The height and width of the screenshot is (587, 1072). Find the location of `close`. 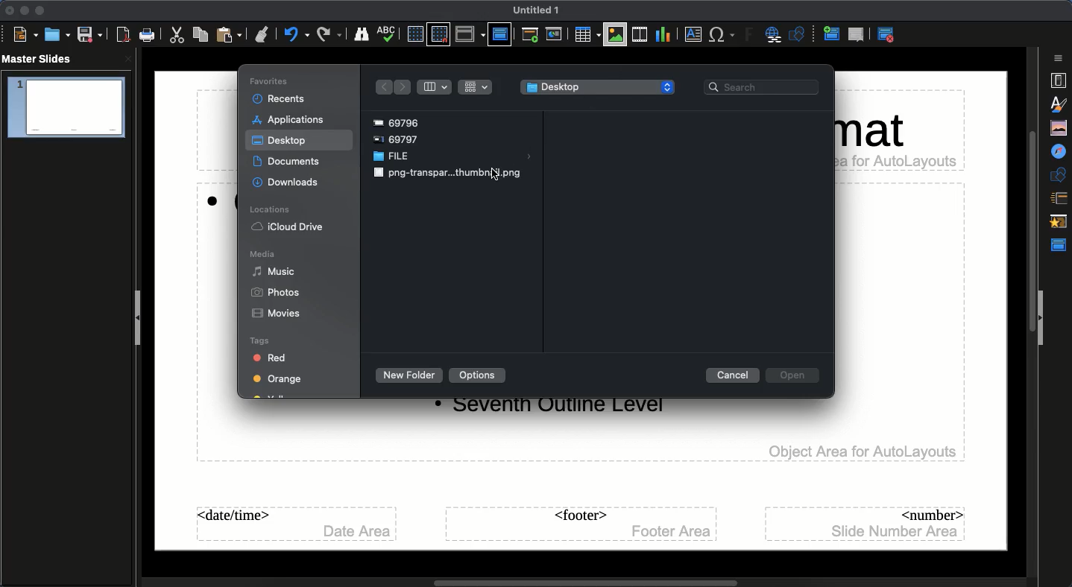

close is located at coordinates (128, 59).